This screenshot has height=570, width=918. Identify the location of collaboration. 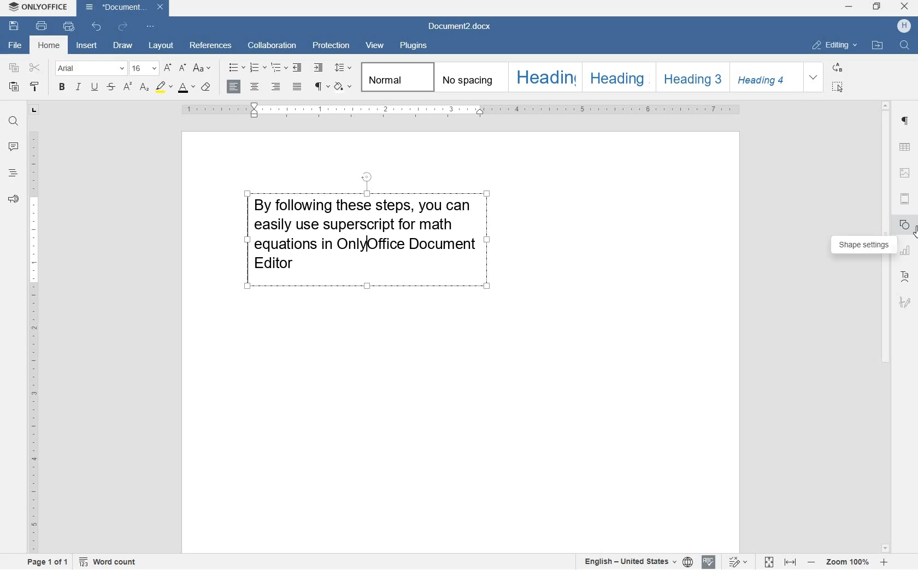
(274, 45).